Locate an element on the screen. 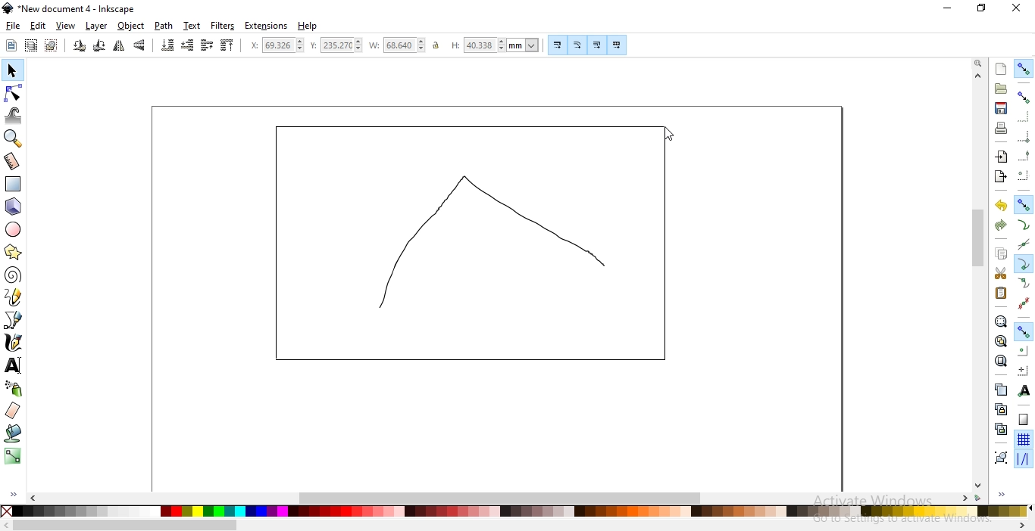  zoom is located at coordinates (980, 62).